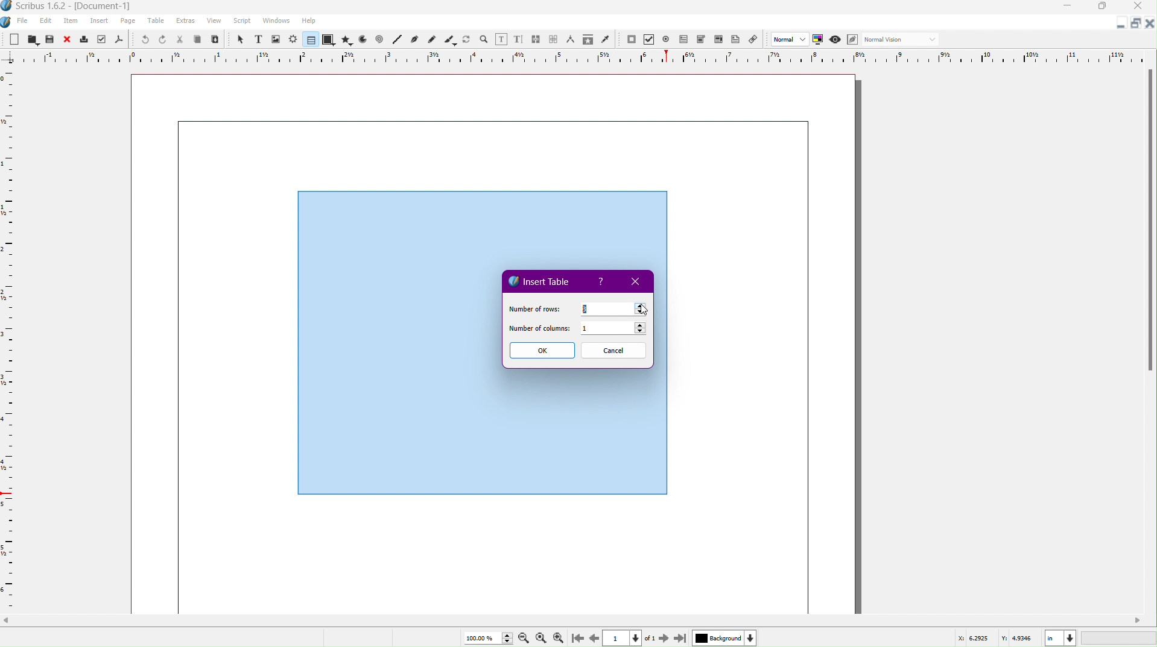 Image resolution: width=1157 pixels, height=647 pixels. What do you see at coordinates (214, 23) in the screenshot?
I see `View` at bounding box center [214, 23].